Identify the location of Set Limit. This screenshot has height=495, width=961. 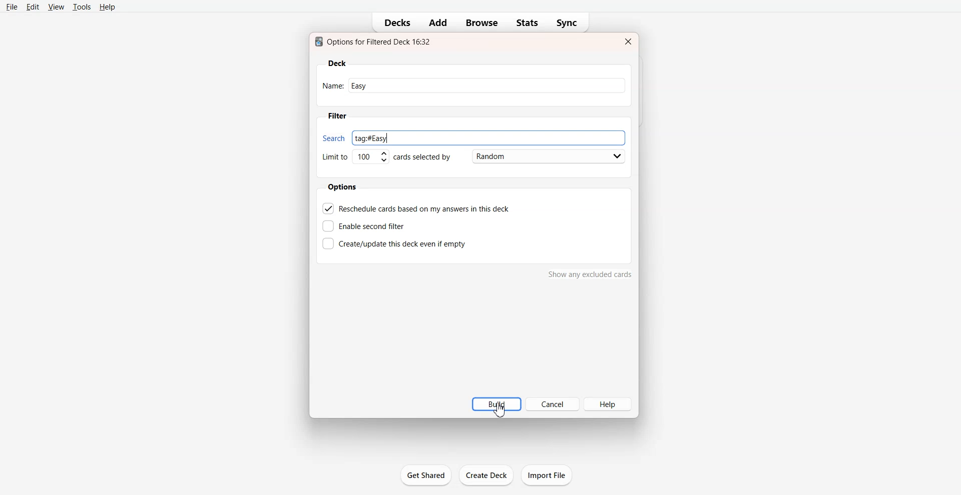
(354, 157).